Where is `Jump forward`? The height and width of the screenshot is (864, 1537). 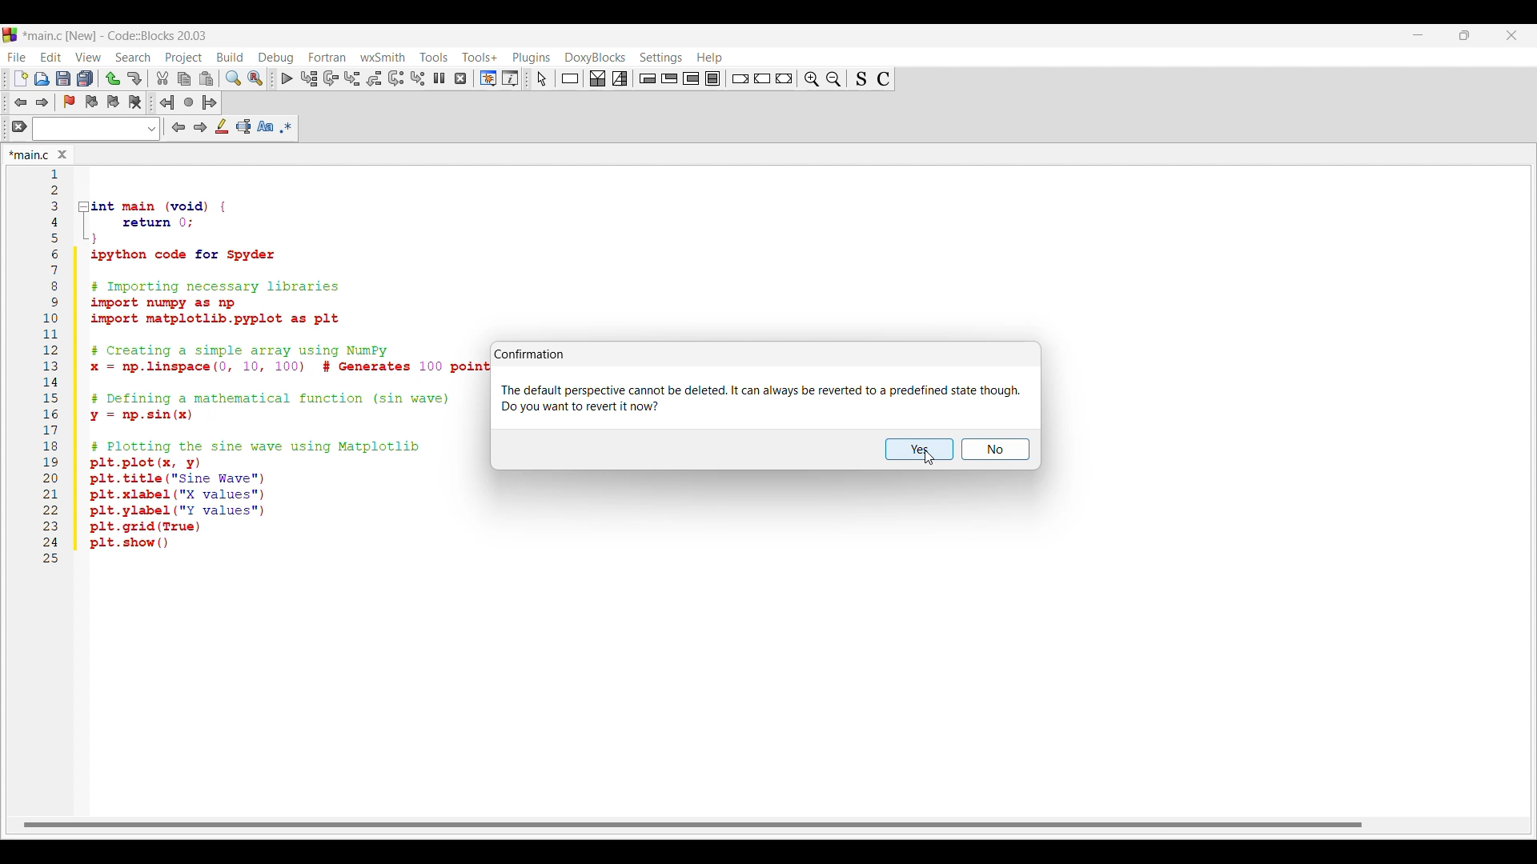
Jump forward is located at coordinates (42, 102).